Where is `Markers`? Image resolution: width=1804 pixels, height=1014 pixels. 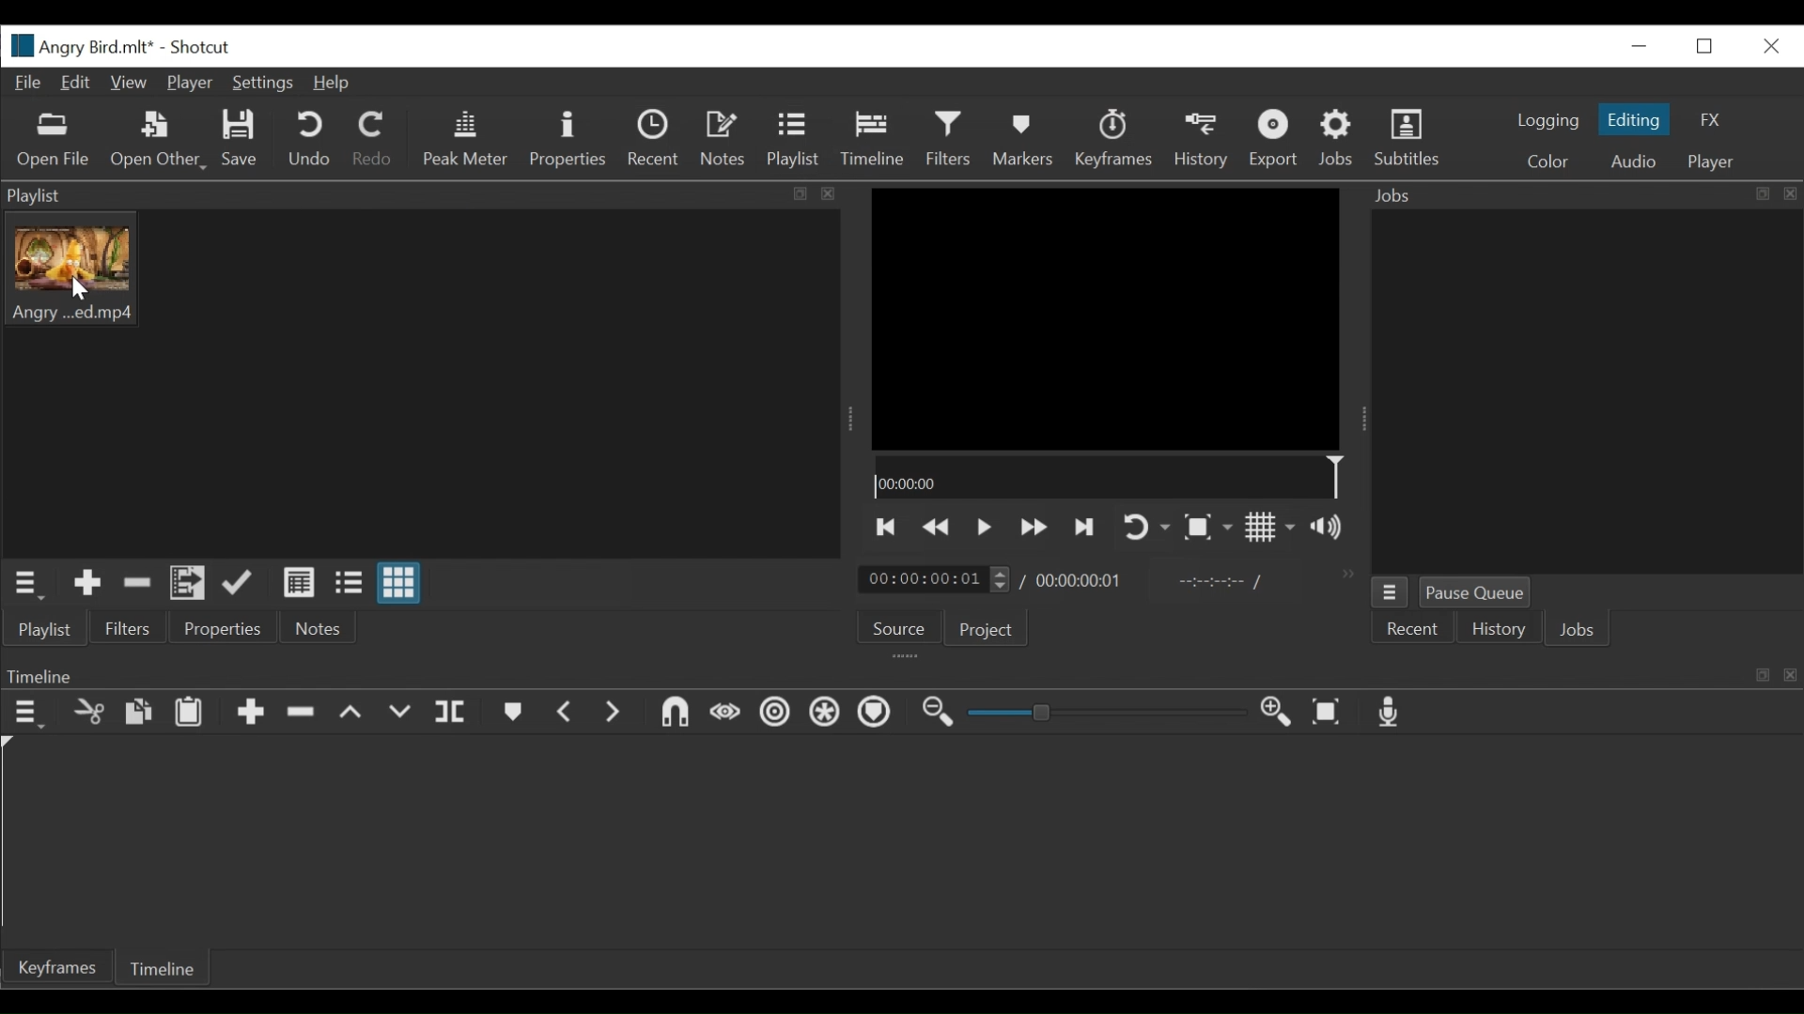
Markers is located at coordinates (514, 714).